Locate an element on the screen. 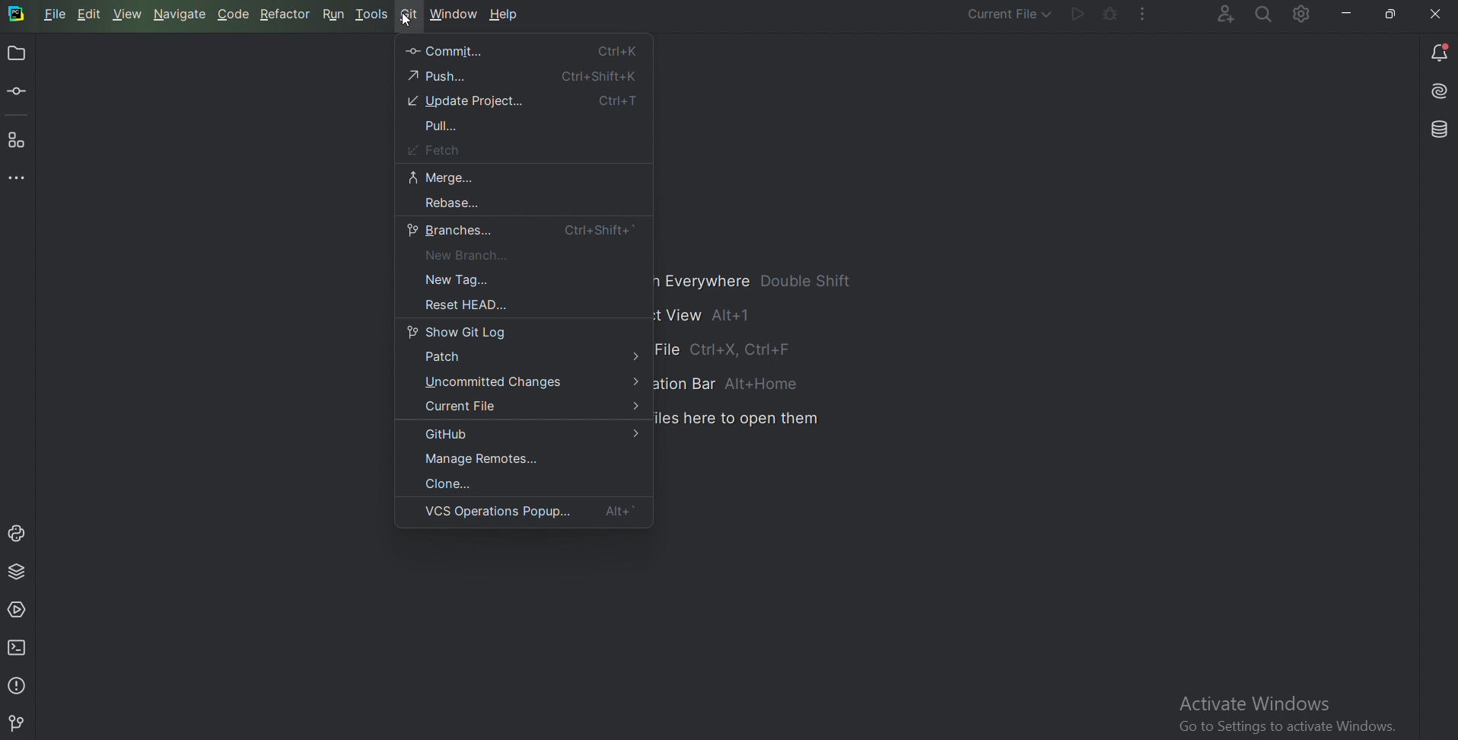 Image resolution: width=1458 pixels, height=740 pixels. Commit is located at coordinates (524, 51).